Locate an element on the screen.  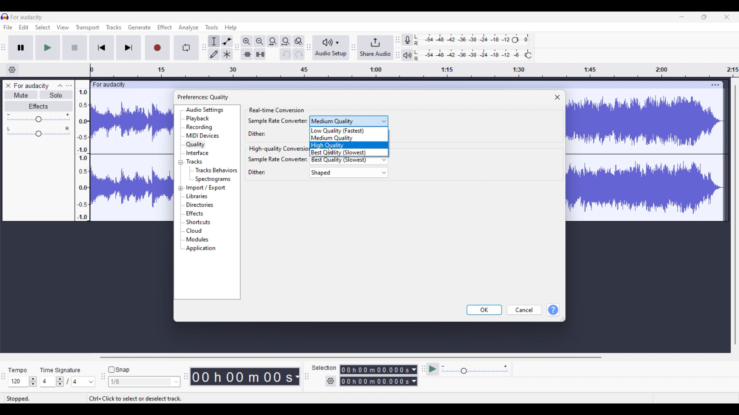
Current project name is located at coordinates (27, 17).